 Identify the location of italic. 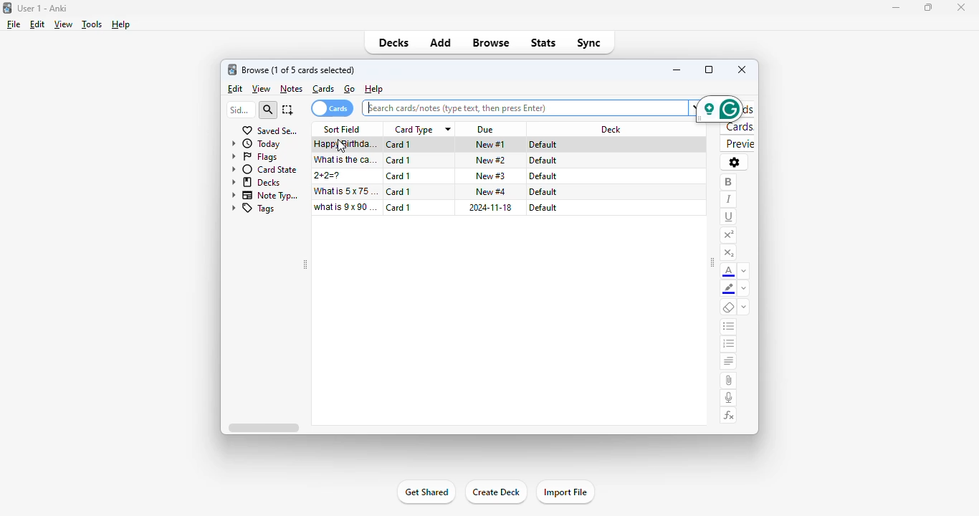
(727, 200).